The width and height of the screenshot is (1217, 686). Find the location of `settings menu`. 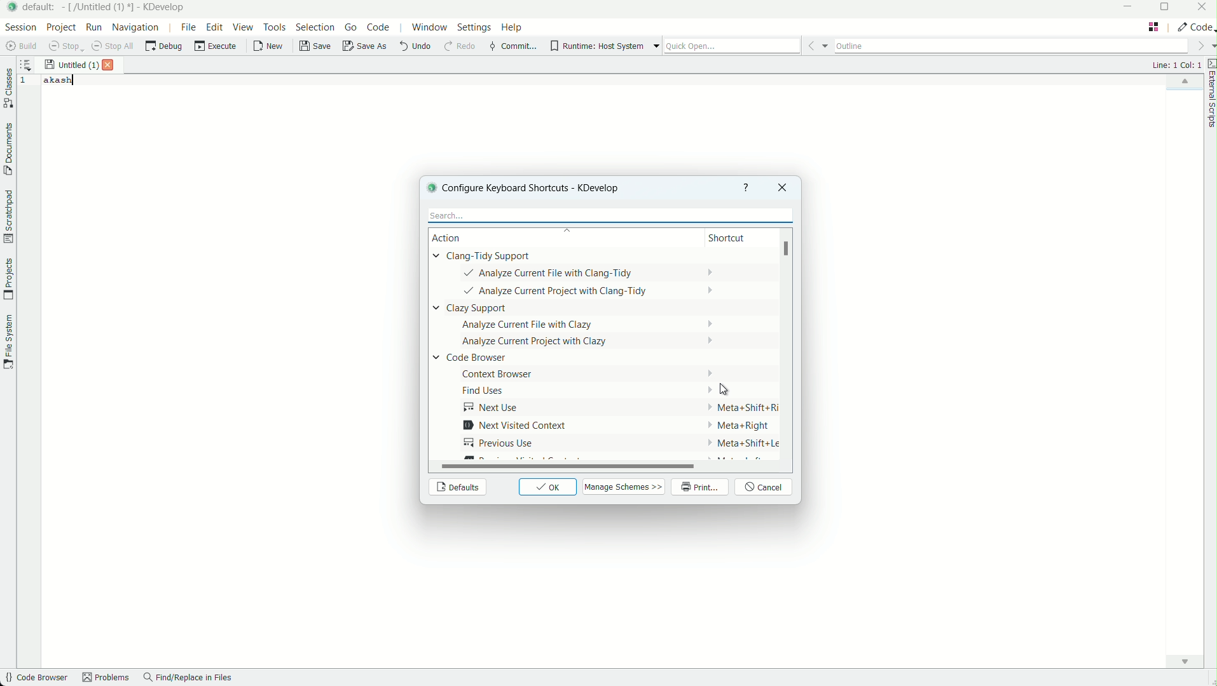

settings menu is located at coordinates (474, 29).